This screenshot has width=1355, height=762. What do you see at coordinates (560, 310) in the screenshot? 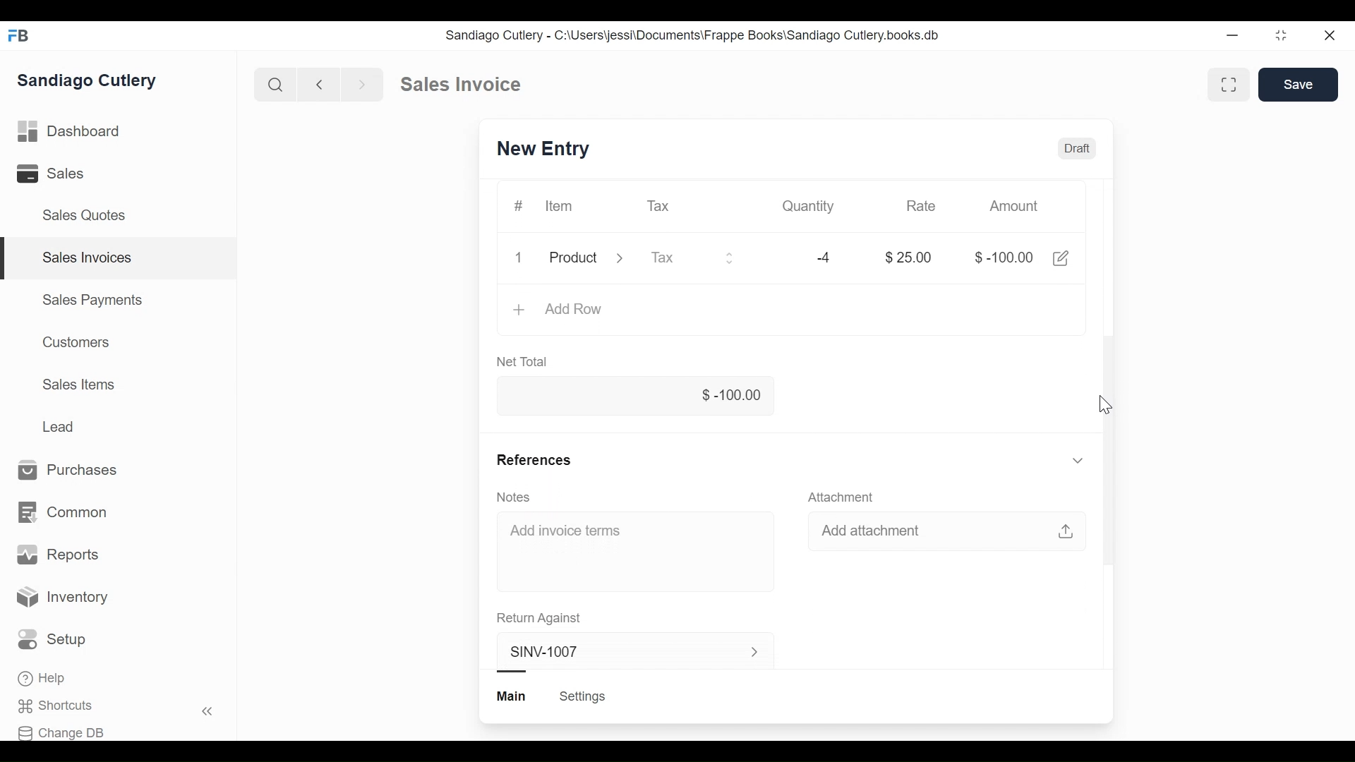
I see `Add Row` at bounding box center [560, 310].